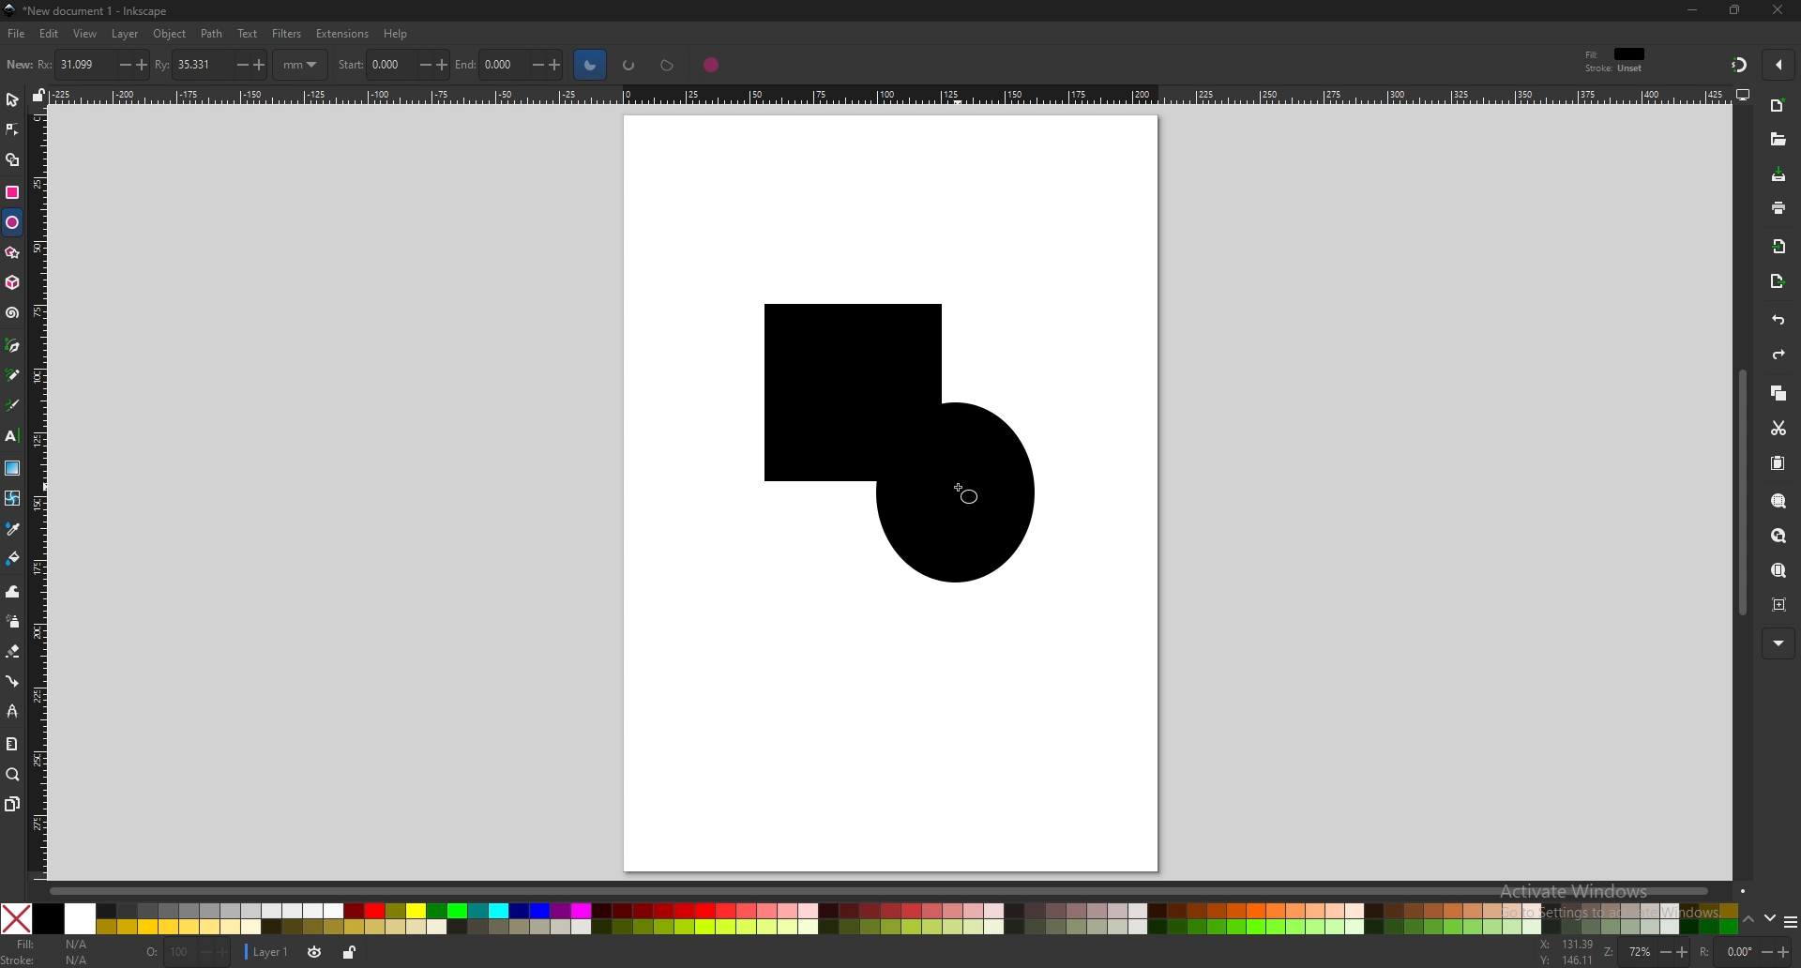 The image size is (1801, 968). Describe the element at coordinates (1750, 920) in the screenshot. I see `up` at that location.